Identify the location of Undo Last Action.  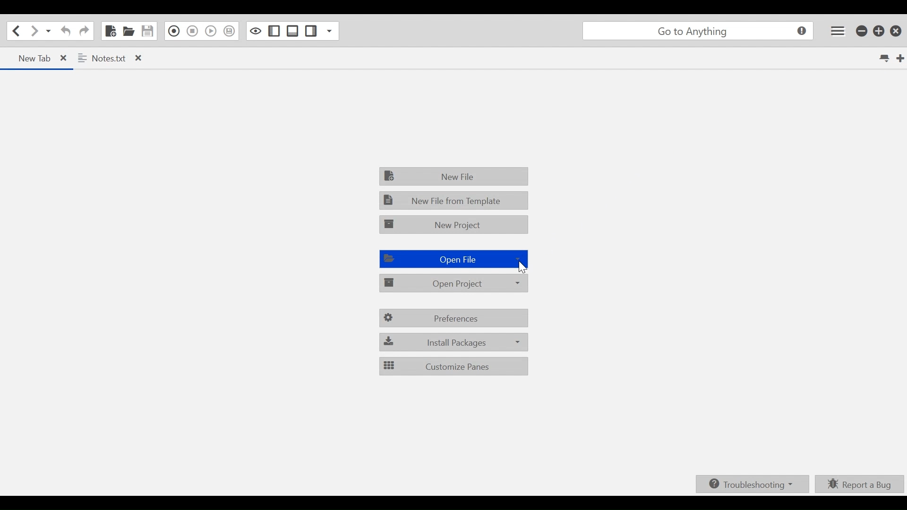
(64, 31).